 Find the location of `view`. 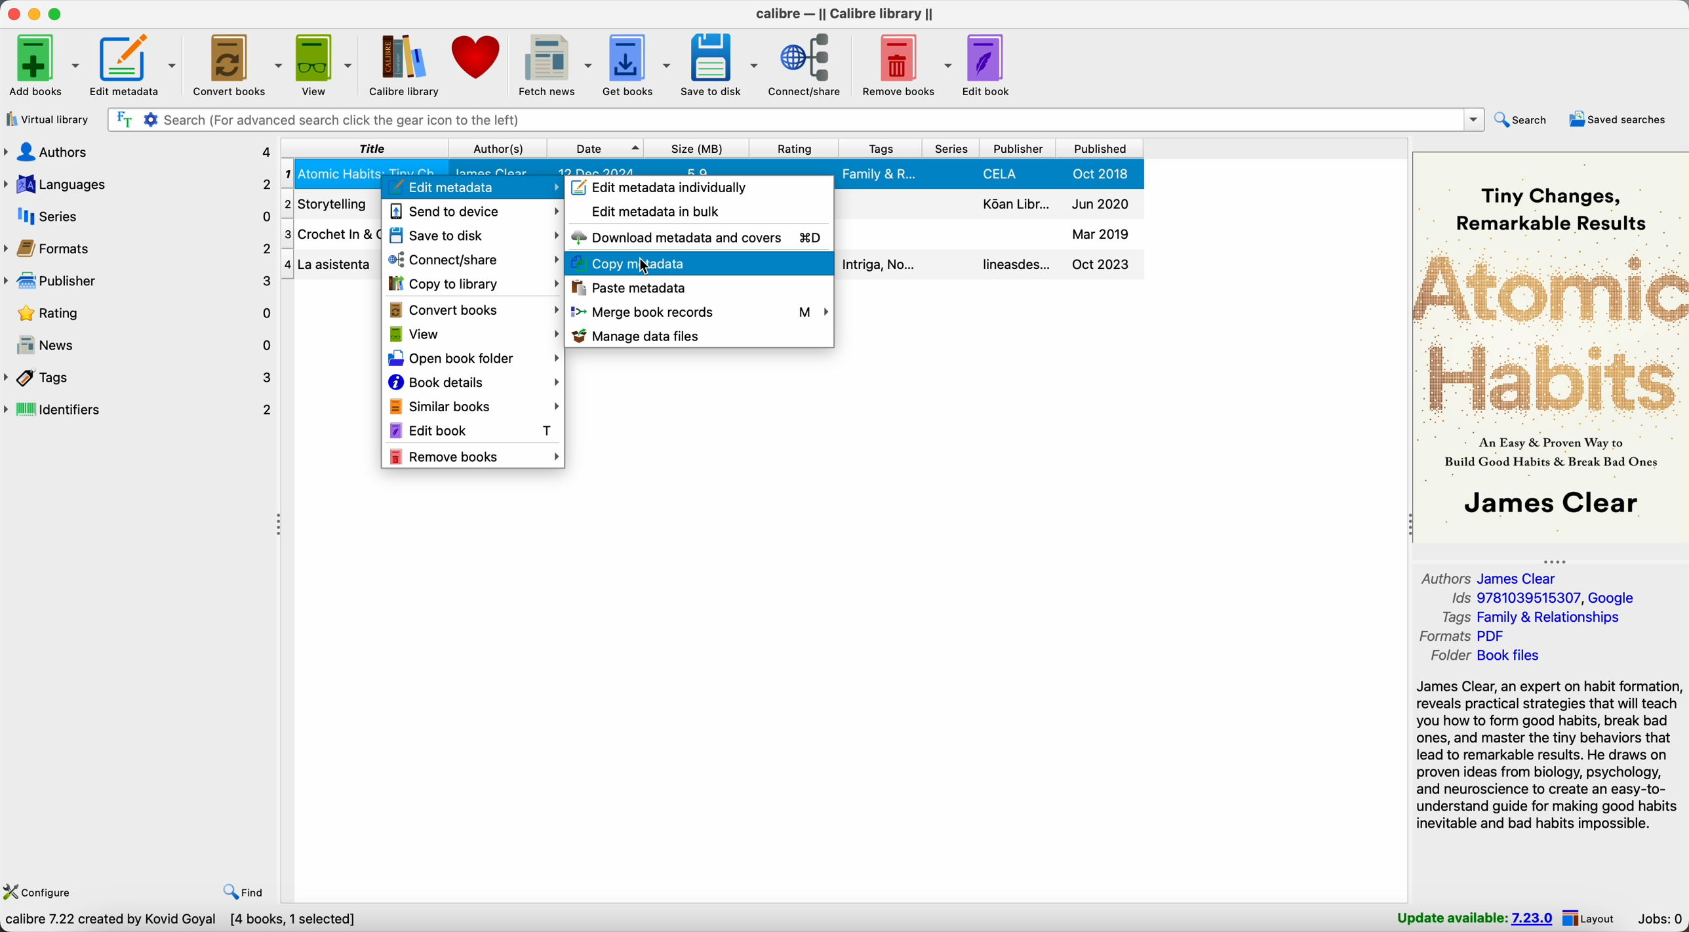

view is located at coordinates (472, 334).